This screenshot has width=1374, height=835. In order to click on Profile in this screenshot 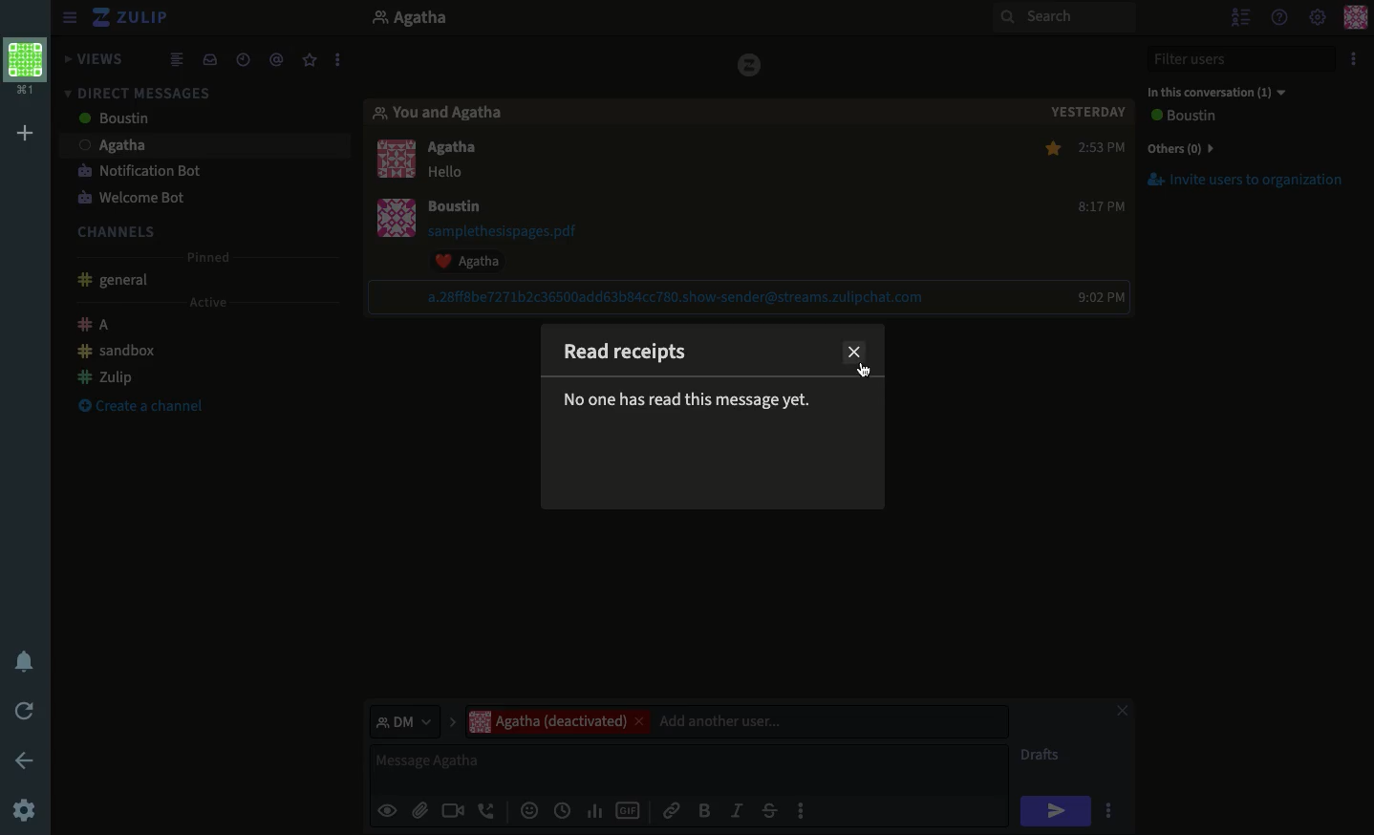, I will do `click(401, 195)`.